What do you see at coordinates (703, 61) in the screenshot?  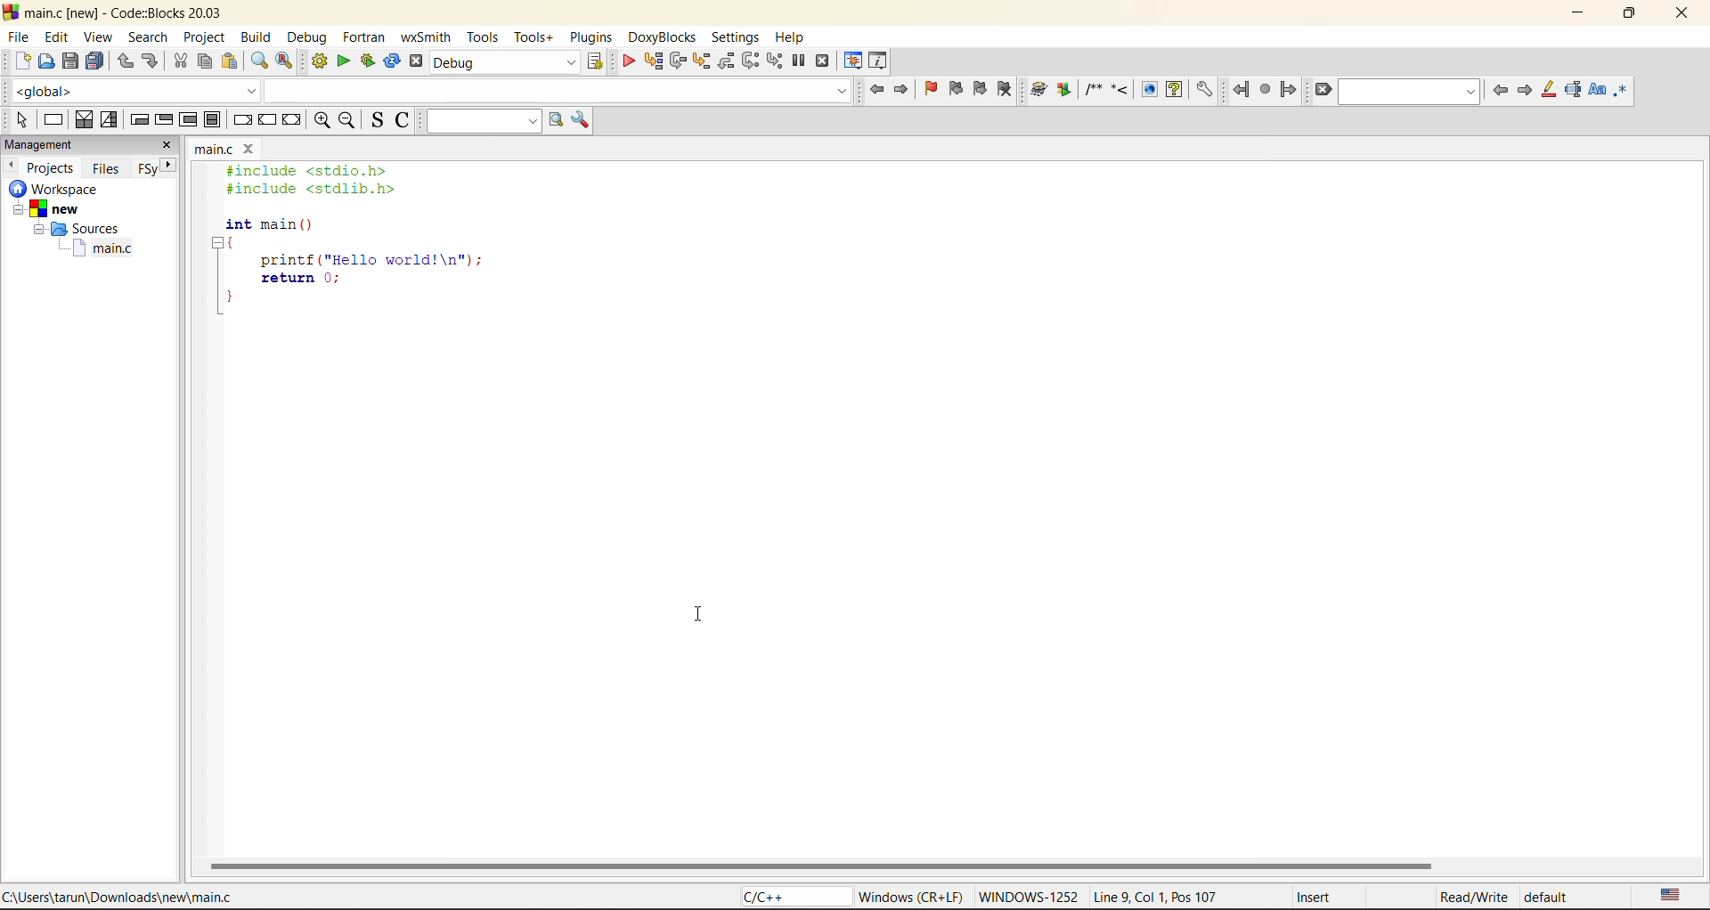 I see `step into` at bounding box center [703, 61].